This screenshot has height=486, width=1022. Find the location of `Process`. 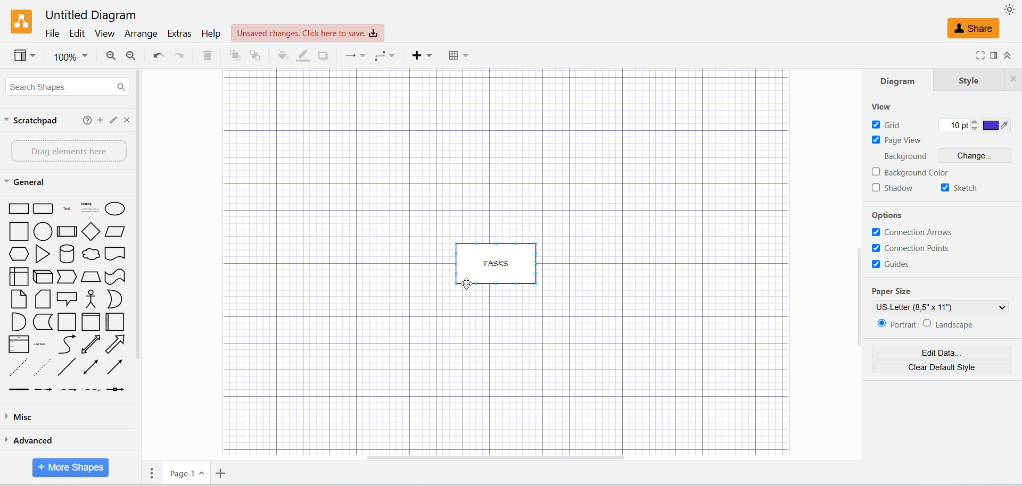

Process is located at coordinates (67, 232).